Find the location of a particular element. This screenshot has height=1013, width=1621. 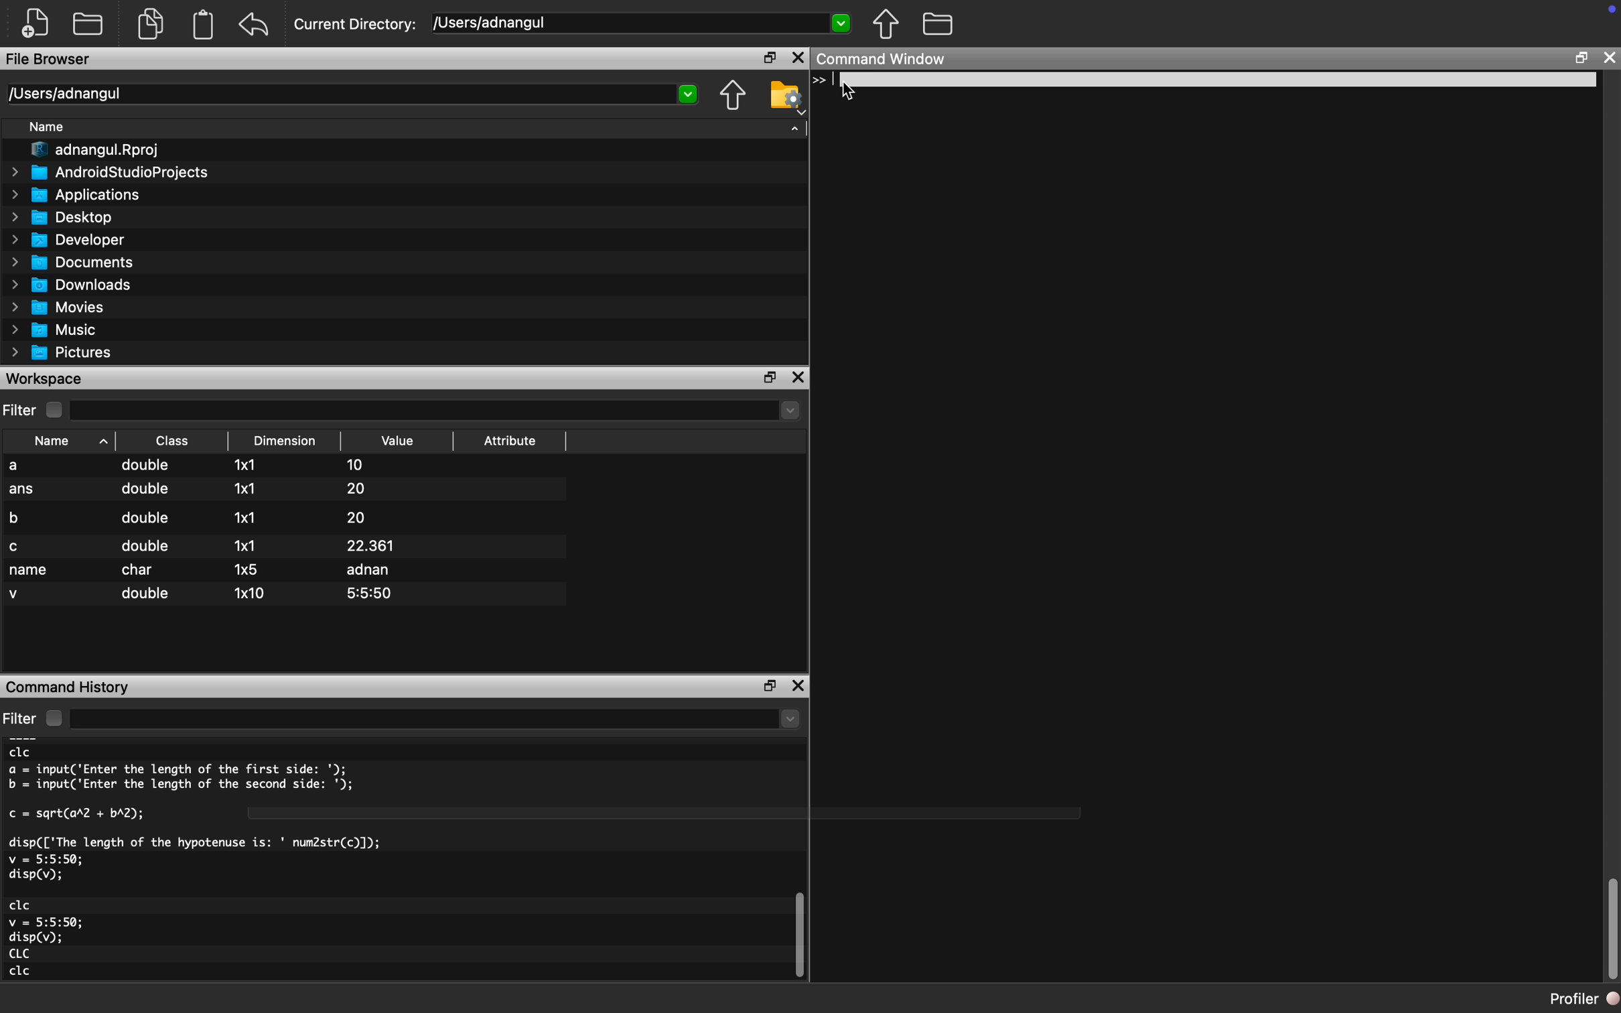

Browse your files is located at coordinates (938, 26).